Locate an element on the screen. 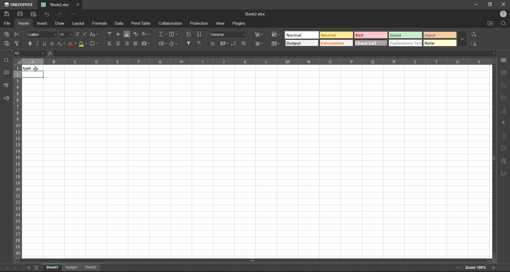  spellcheck is located at coordinates (7, 84).